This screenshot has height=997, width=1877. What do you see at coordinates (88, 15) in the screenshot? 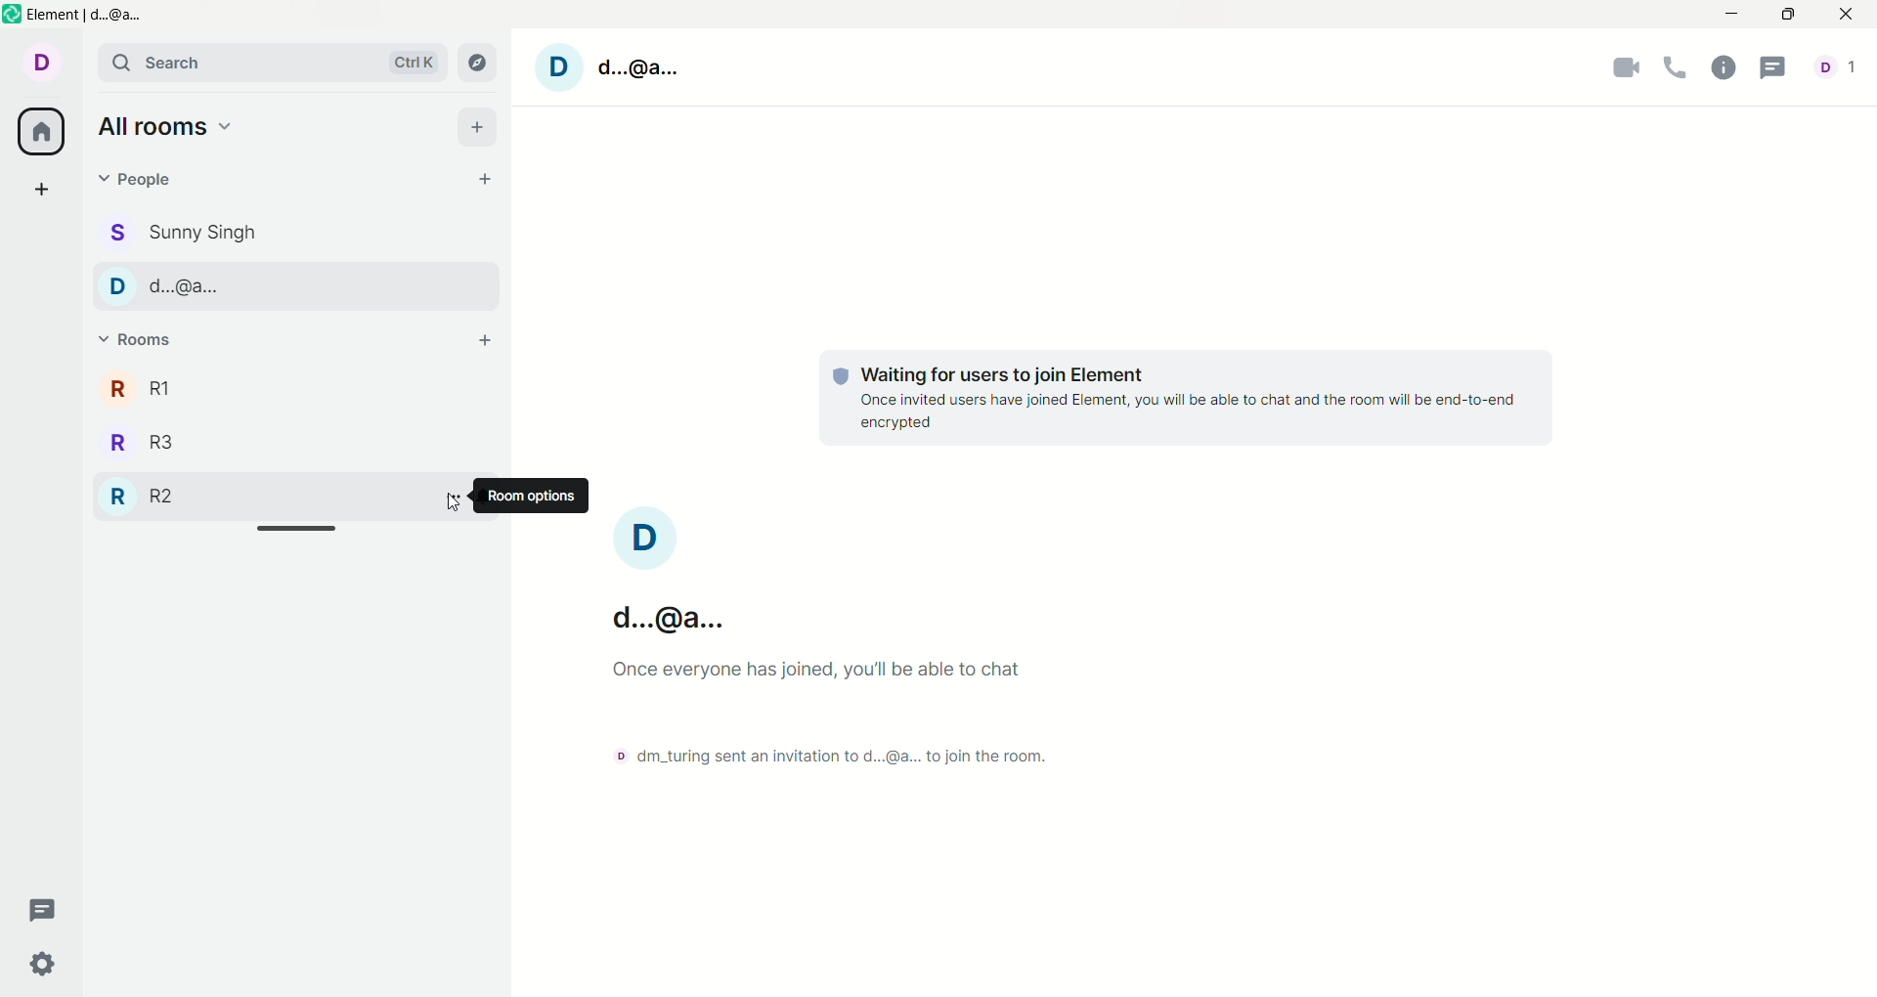
I see `Element | d...@a...` at bounding box center [88, 15].